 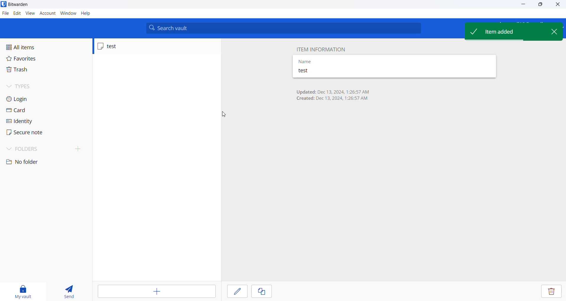 I want to click on no folder, so click(x=35, y=162).